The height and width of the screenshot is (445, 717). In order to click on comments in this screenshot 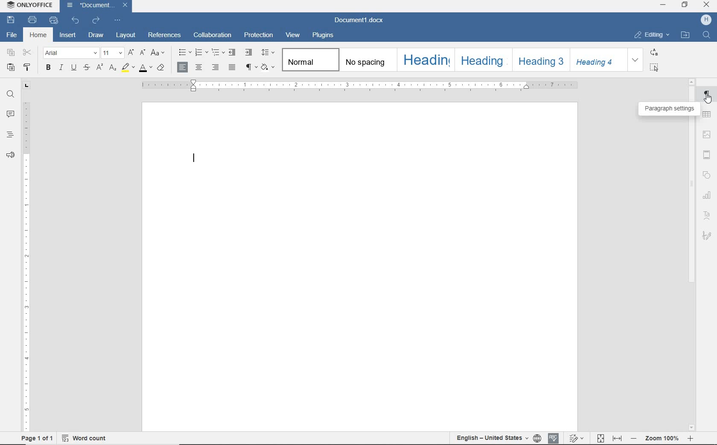, I will do `click(10, 115)`.